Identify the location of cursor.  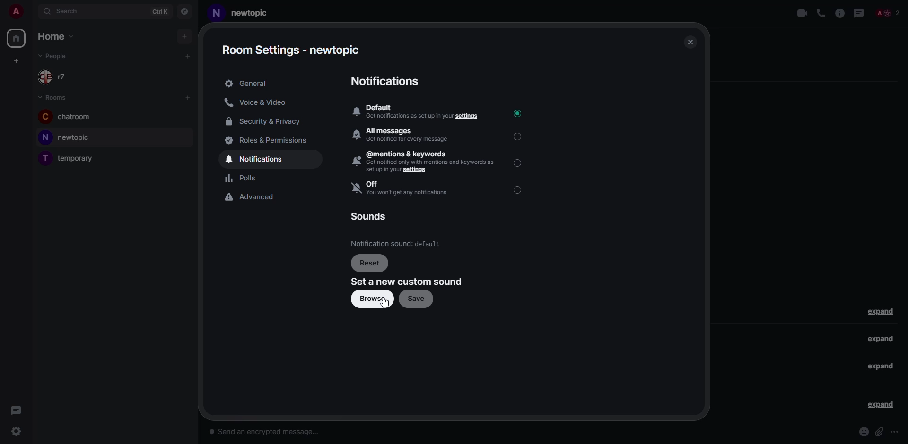
(389, 304).